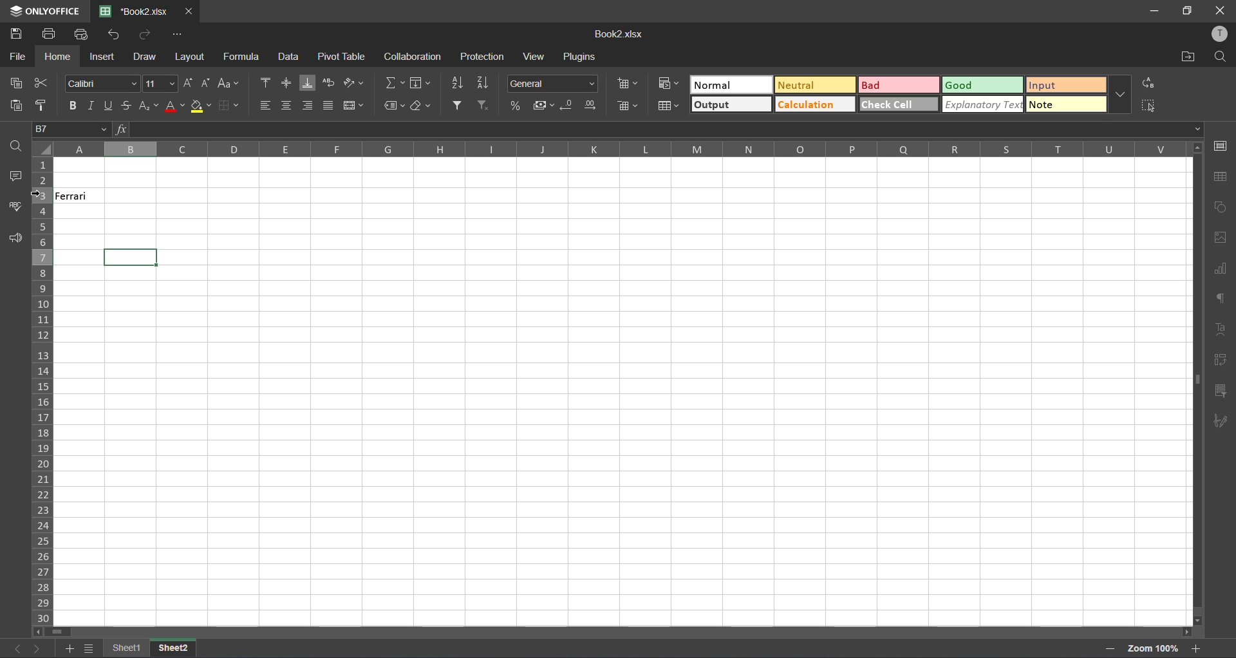  What do you see at coordinates (1120, 91) in the screenshot?
I see `more options` at bounding box center [1120, 91].